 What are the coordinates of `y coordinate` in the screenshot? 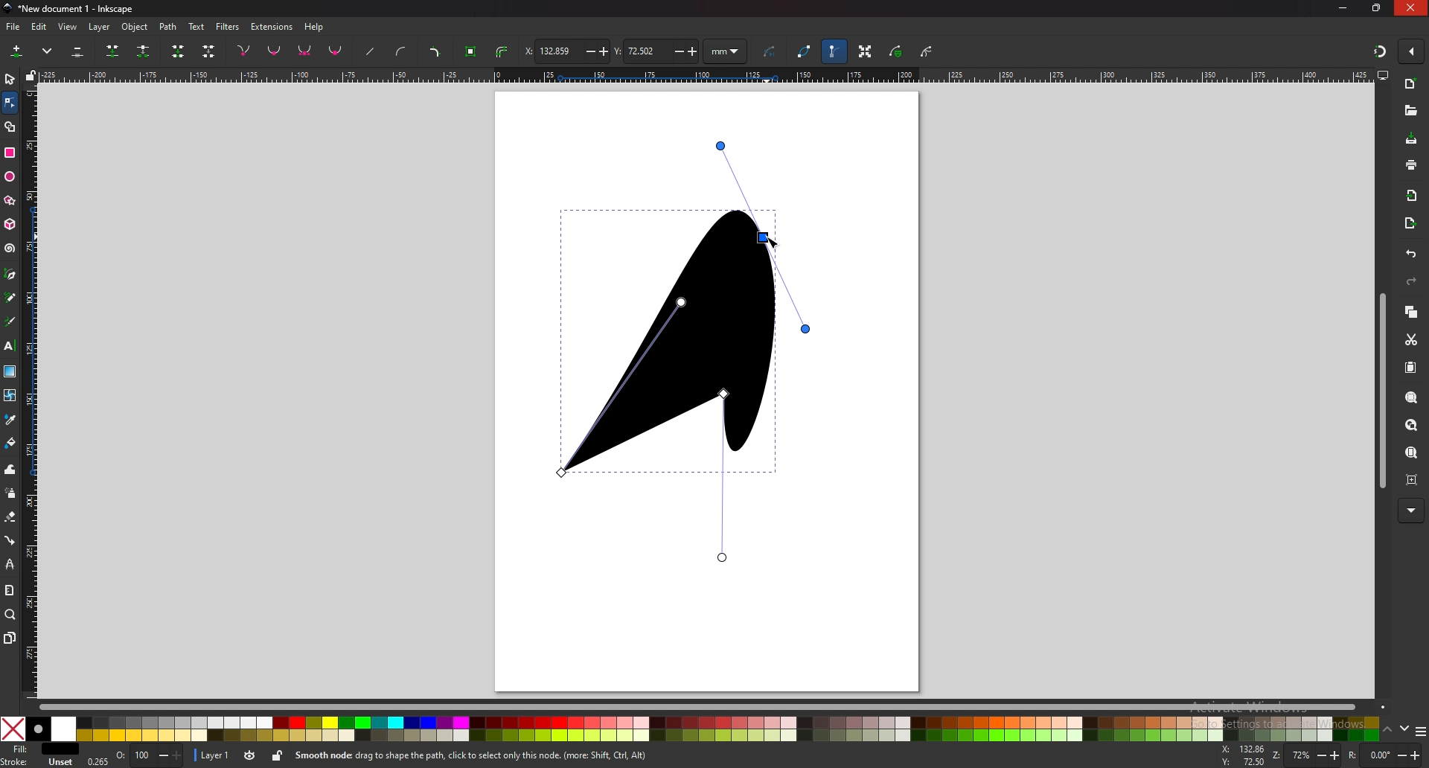 It's located at (656, 50).